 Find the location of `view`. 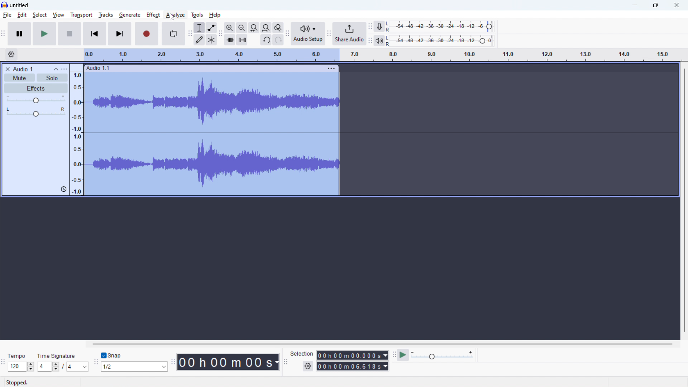

view is located at coordinates (58, 15).